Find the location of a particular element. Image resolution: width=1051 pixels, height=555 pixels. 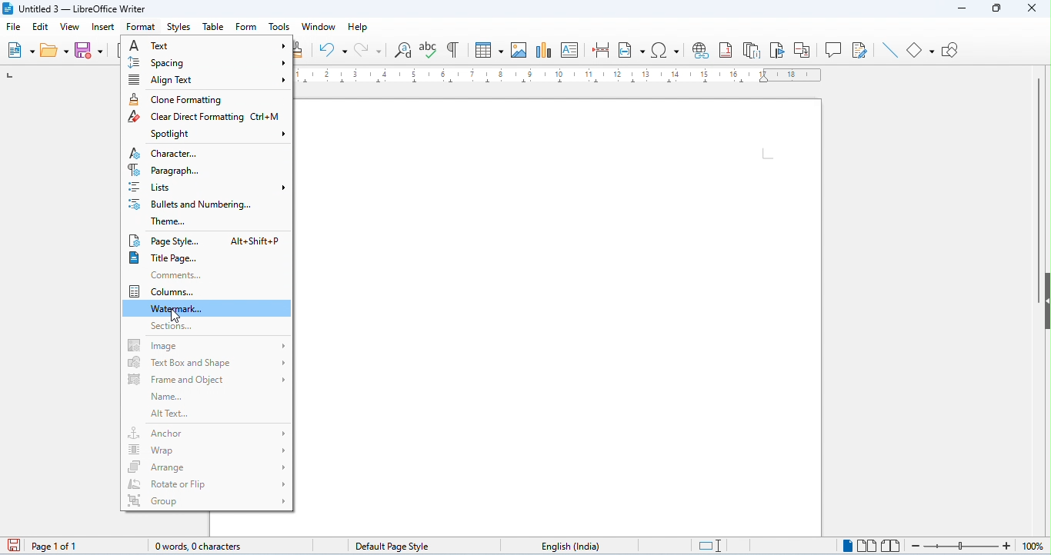

wrap is located at coordinates (207, 451).